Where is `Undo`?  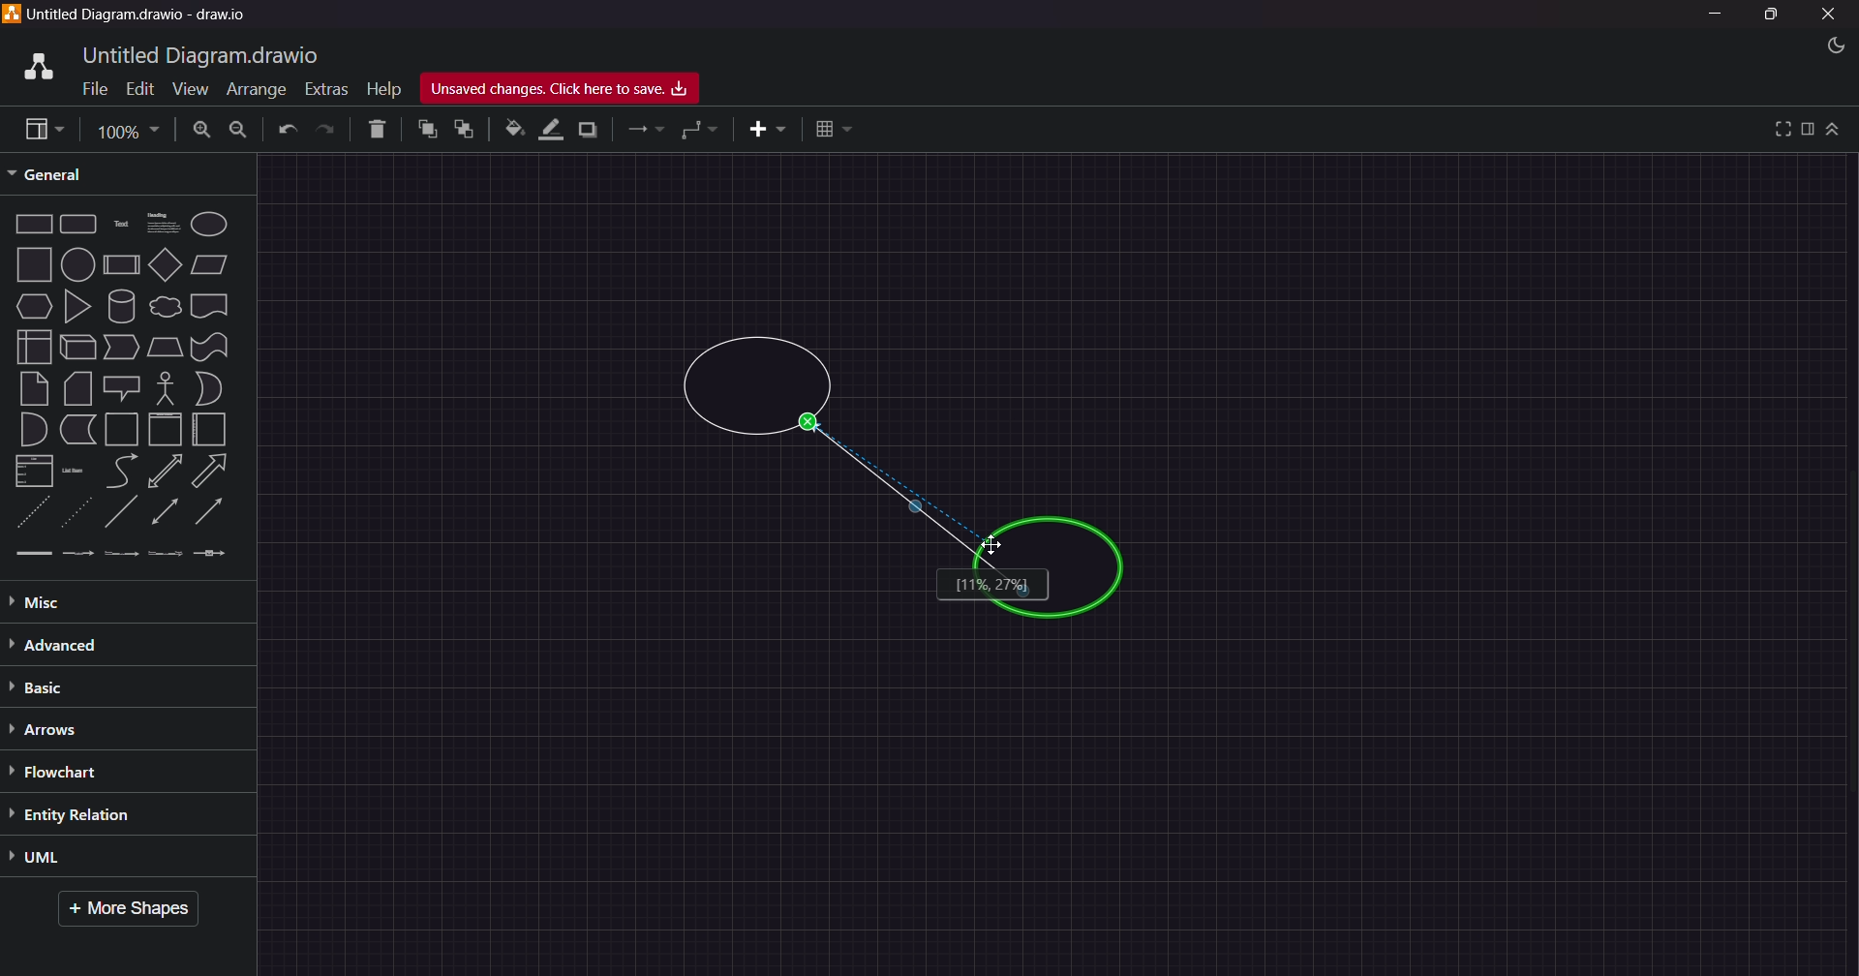 Undo is located at coordinates (287, 131).